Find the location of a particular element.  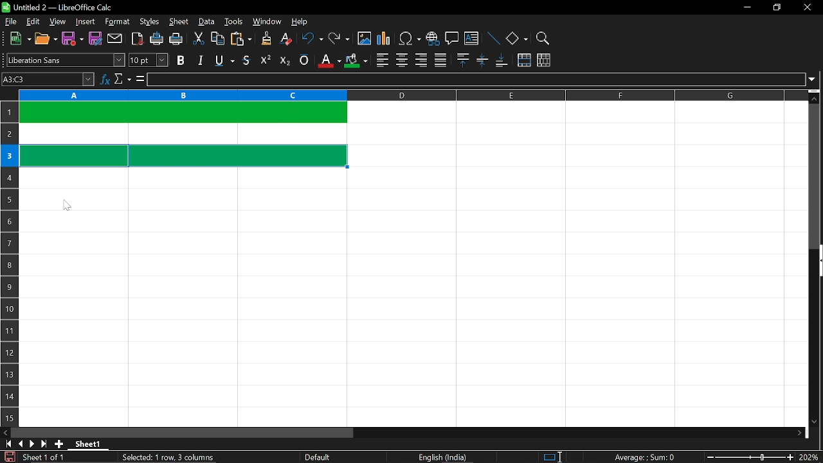

file is located at coordinates (11, 21).